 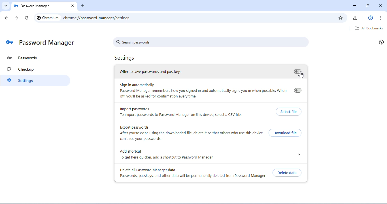 What do you see at coordinates (190, 136) in the screenshot?
I see `After you're done using the downloaded file, delete it so that others who use this device
can't see your passwords.` at bounding box center [190, 136].